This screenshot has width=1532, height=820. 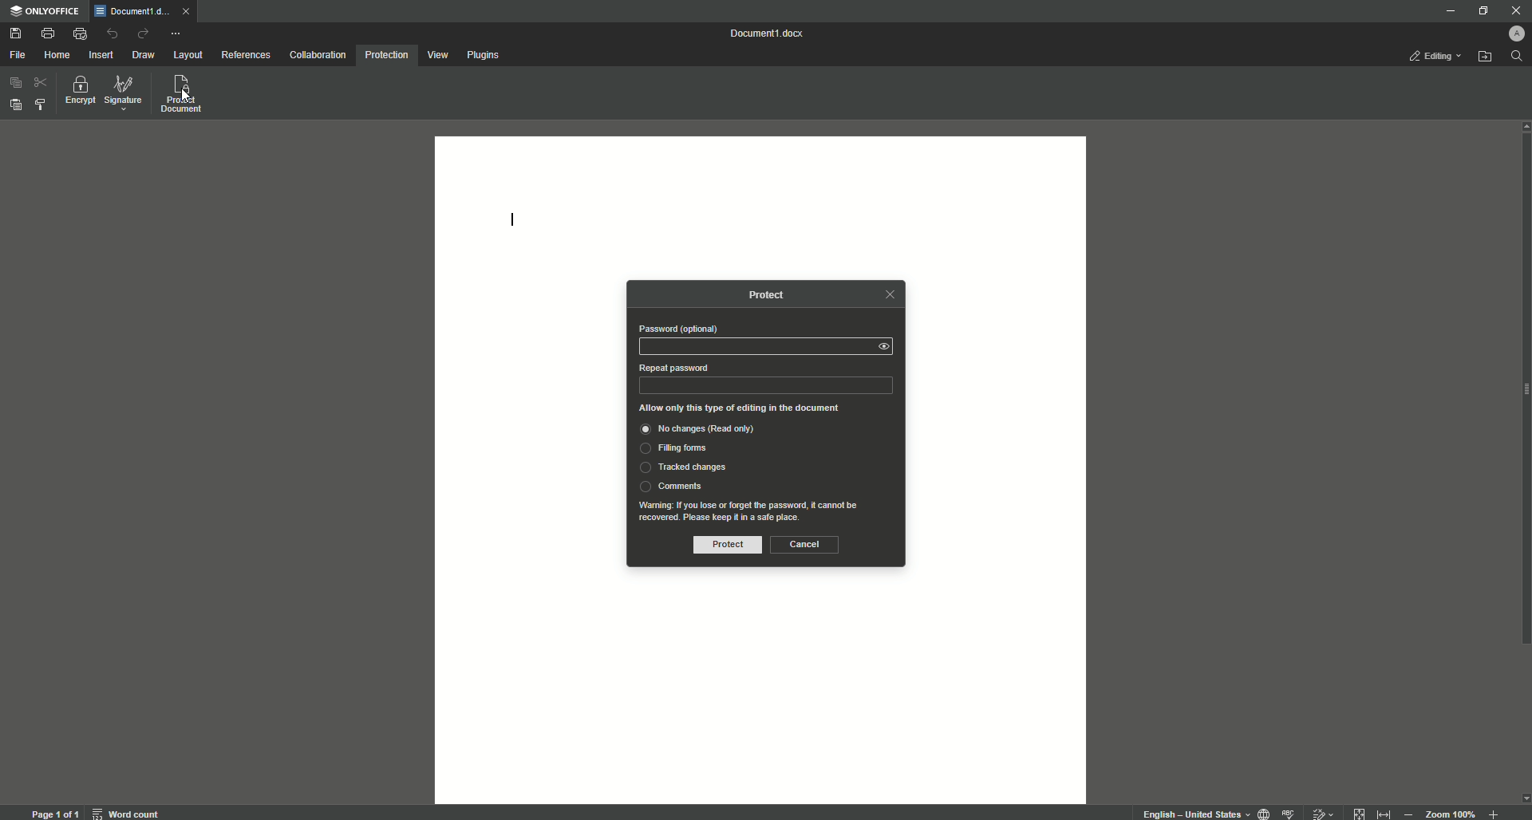 What do you see at coordinates (80, 33) in the screenshot?
I see `Quick Print` at bounding box center [80, 33].